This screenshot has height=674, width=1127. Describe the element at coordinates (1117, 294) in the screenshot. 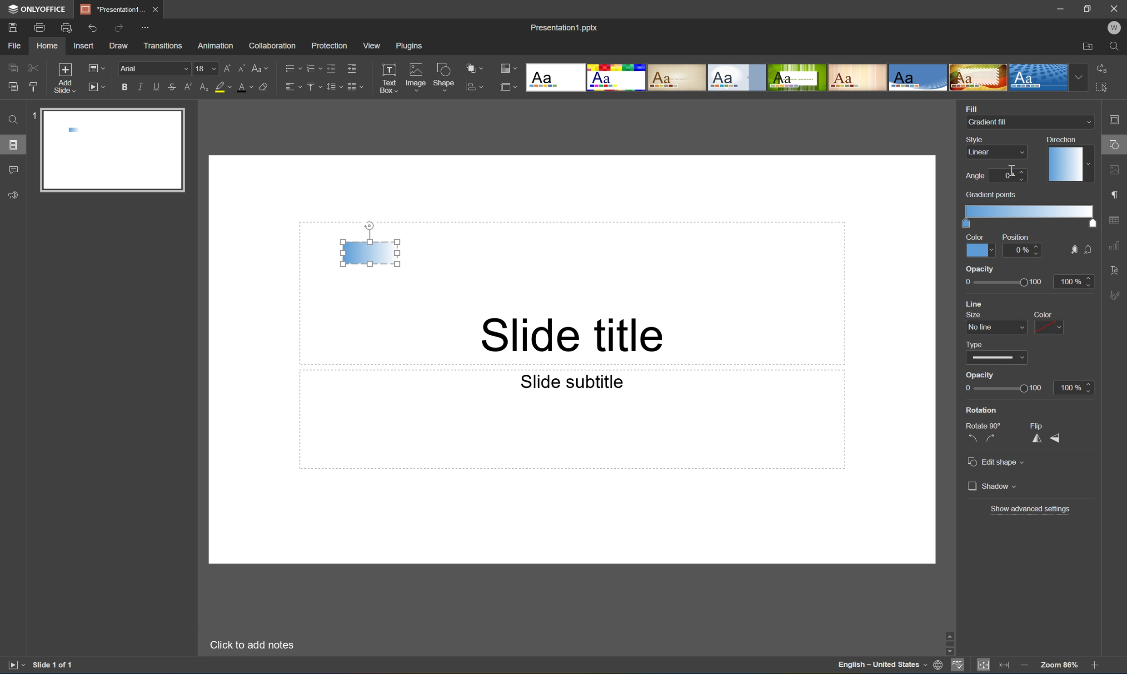

I see `Signature settings` at that location.